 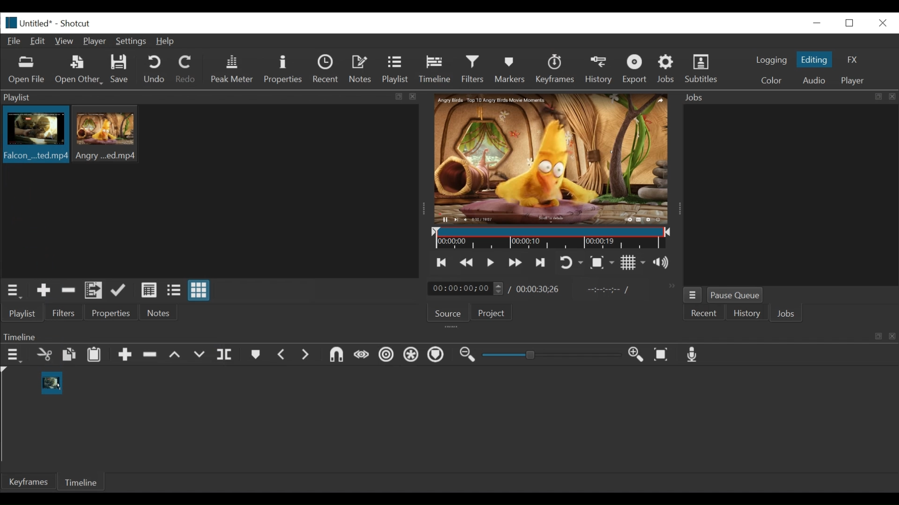 I want to click on Player, so click(x=97, y=42).